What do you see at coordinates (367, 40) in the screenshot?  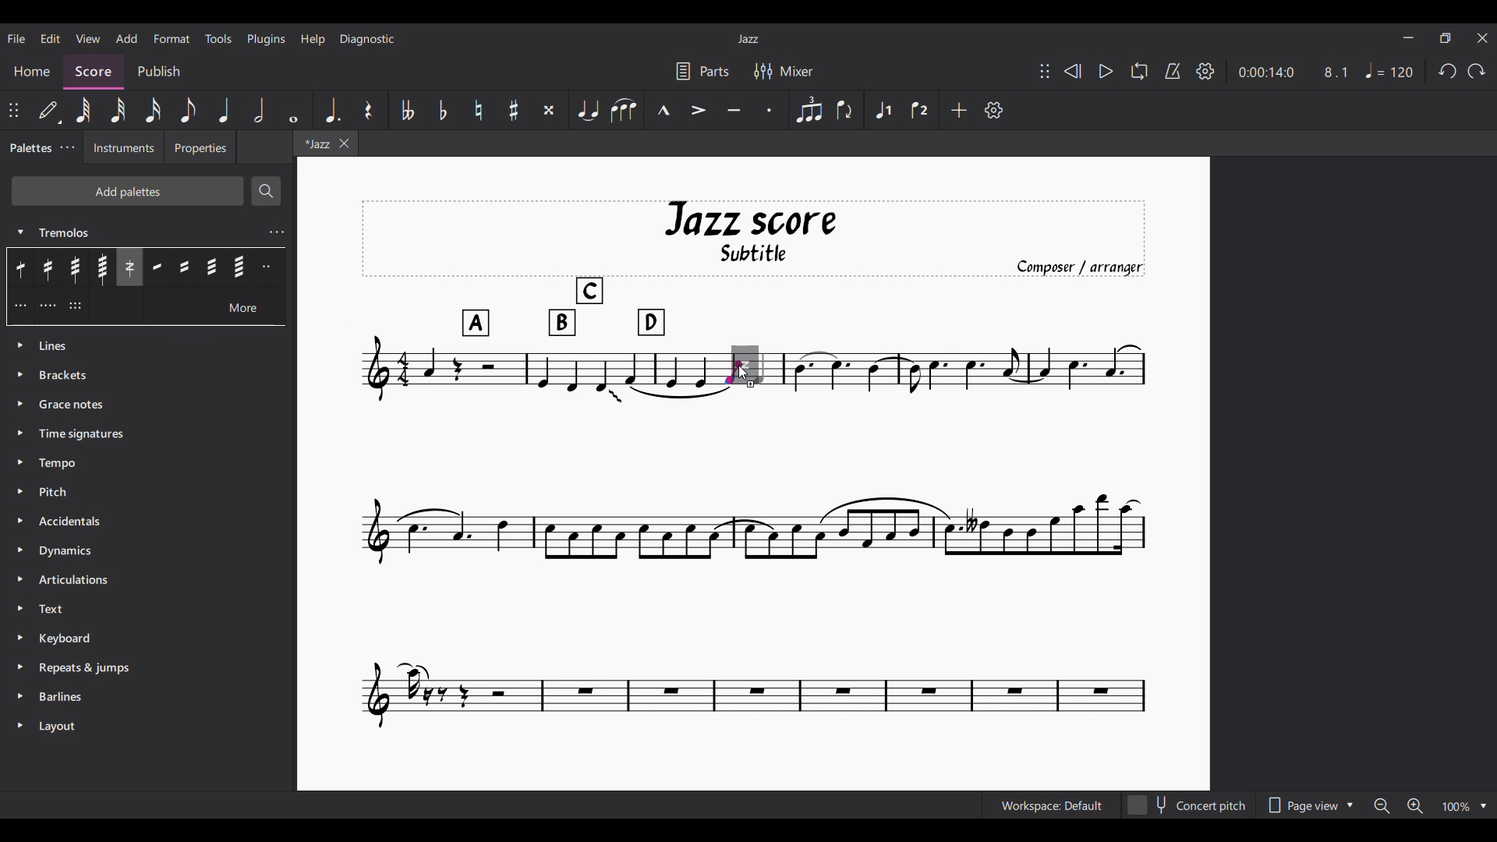 I see `Diagnostic` at bounding box center [367, 40].